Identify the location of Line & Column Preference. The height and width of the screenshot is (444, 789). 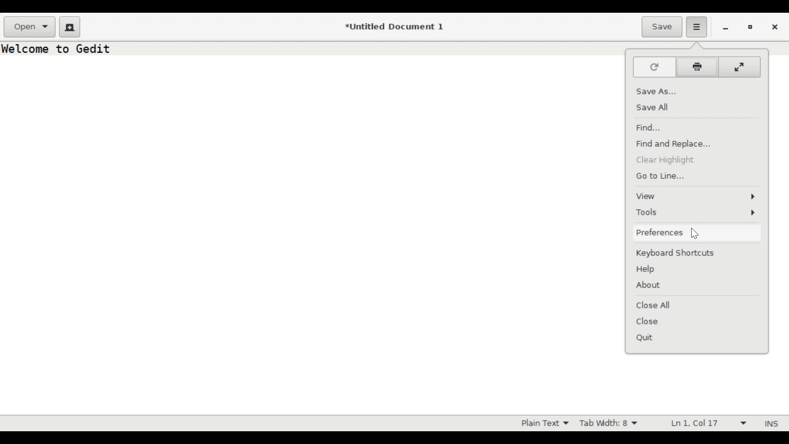
(706, 422).